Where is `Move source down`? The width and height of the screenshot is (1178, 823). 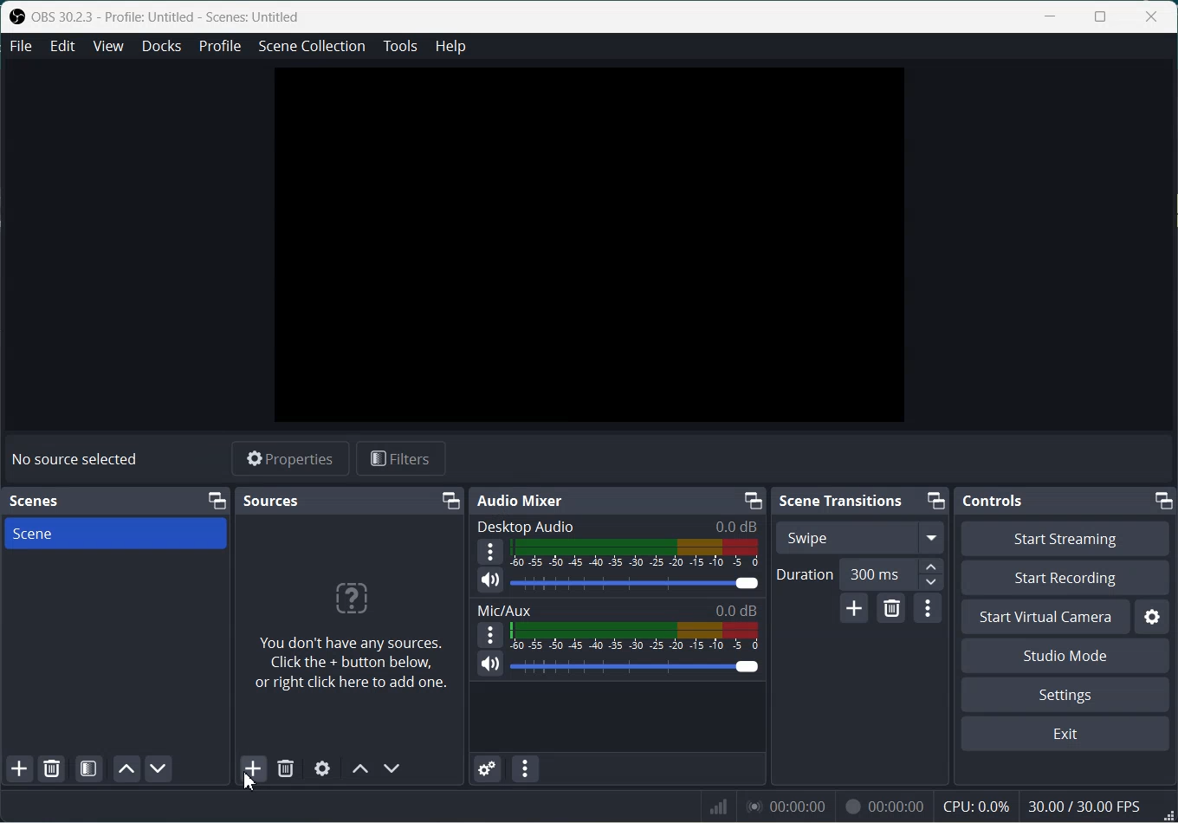 Move source down is located at coordinates (392, 768).